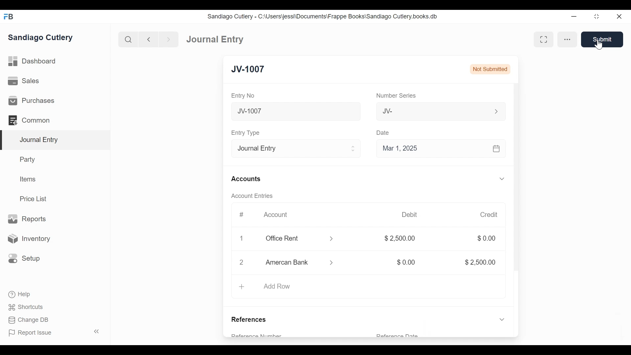 Image resolution: width=631 pixels, height=355 pixels. Describe the element at coordinates (149, 39) in the screenshot. I see `back` at that location.